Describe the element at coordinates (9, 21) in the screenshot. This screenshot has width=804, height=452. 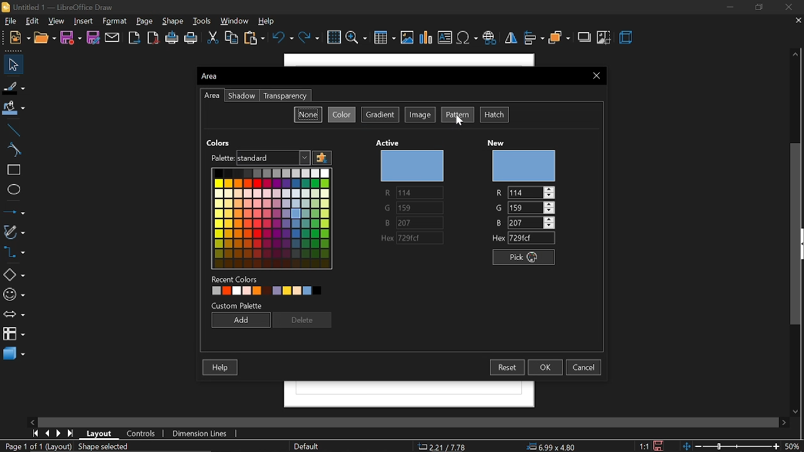
I see `file` at that location.